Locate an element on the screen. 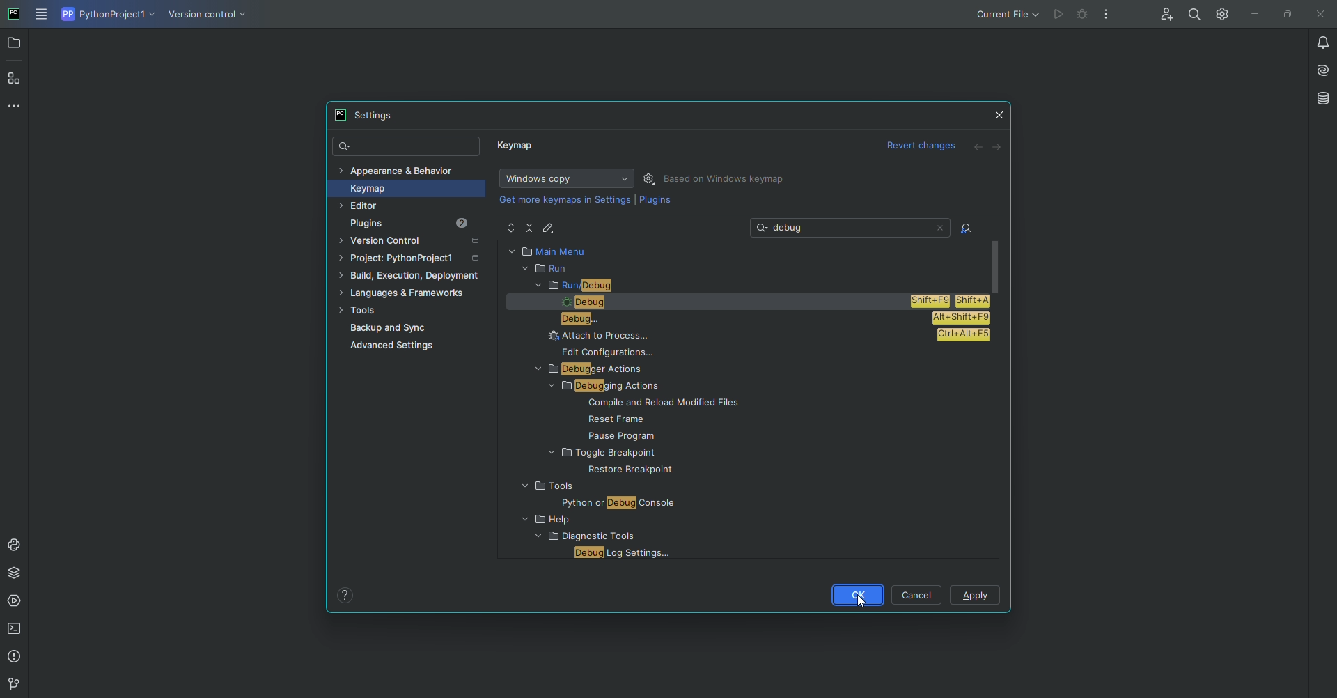 The height and width of the screenshot is (698, 1337). PyCharm is located at coordinates (15, 15).